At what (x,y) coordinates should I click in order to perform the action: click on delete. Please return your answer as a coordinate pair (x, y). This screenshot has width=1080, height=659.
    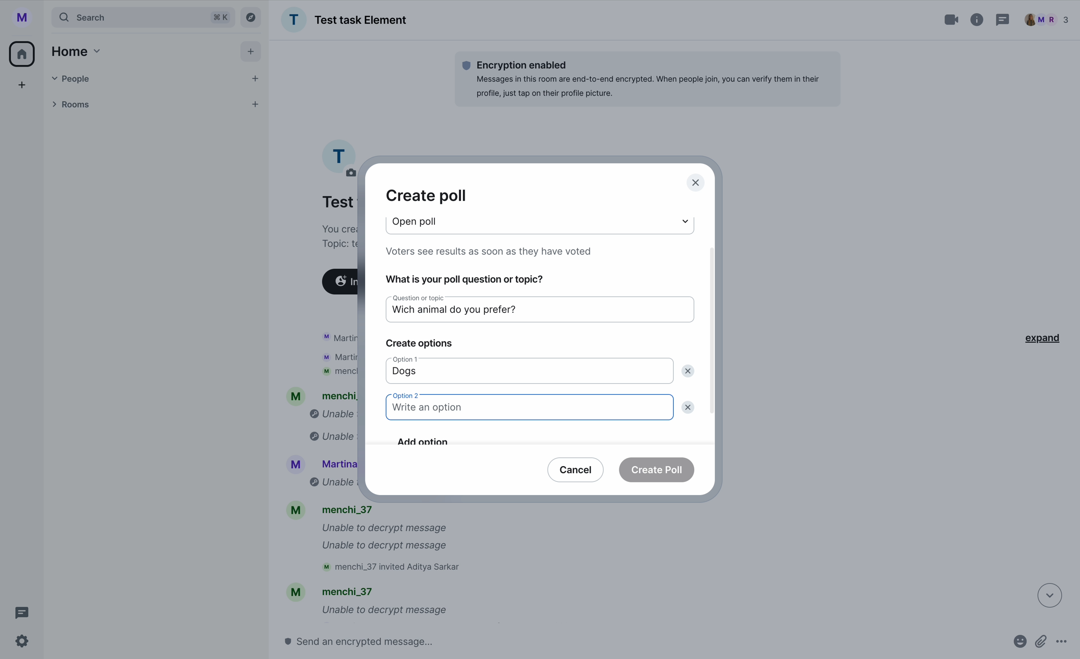
    Looking at the image, I should click on (689, 370).